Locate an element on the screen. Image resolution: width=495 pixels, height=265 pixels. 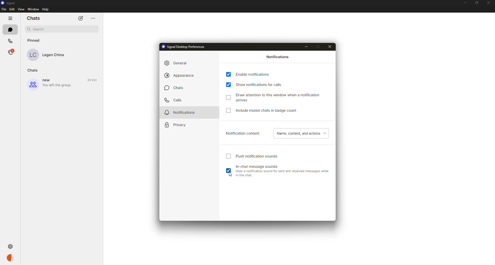
Help is located at coordinates (45, 9).